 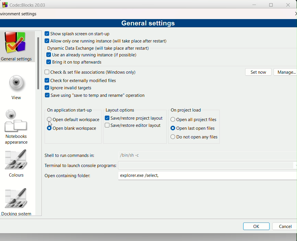 I want to click on text, so click(x=109, y=42).